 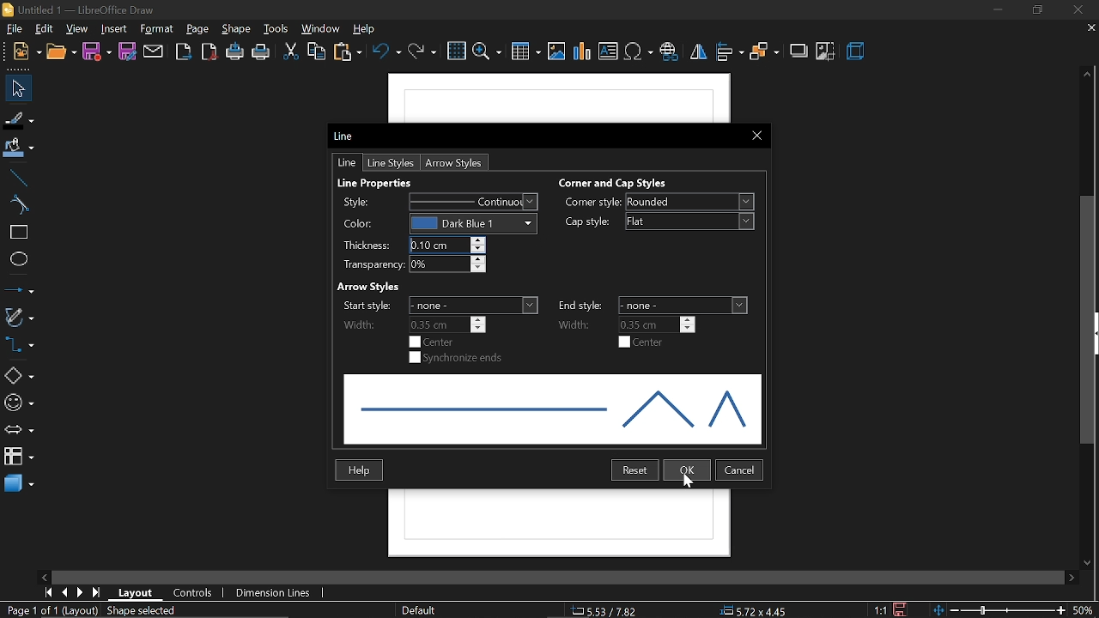 I want to click on cut , so click(x=290, y=53).